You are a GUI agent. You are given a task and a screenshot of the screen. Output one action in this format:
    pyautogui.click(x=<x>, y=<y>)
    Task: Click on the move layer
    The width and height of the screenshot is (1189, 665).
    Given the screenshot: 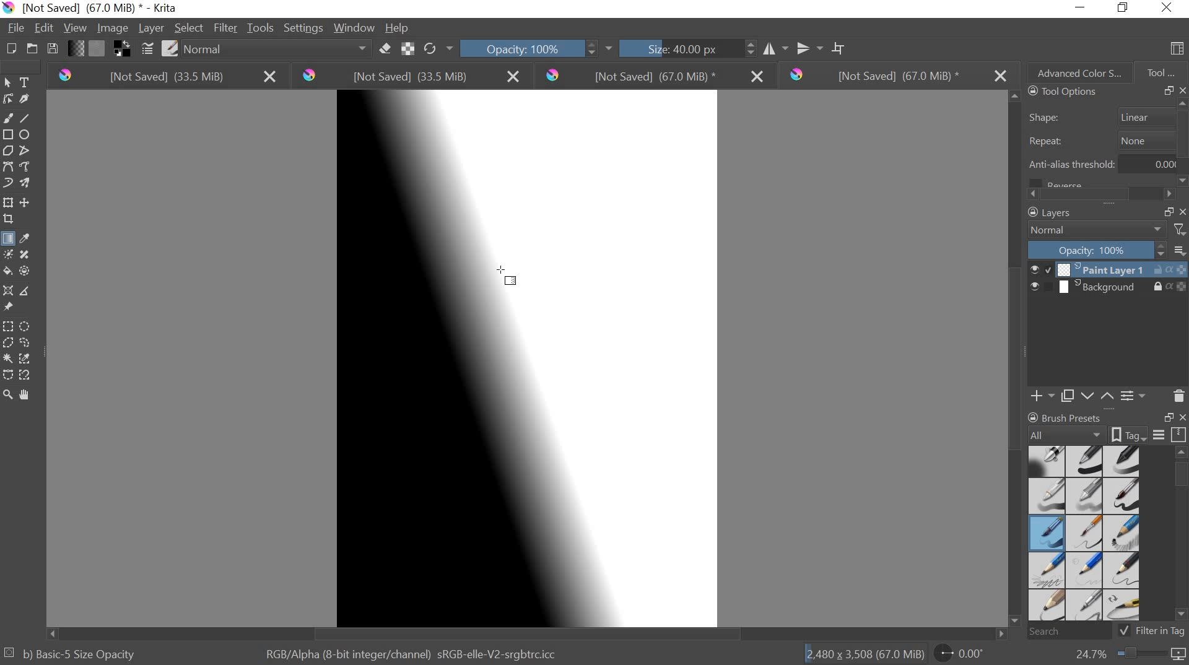 What is the action you would take?
    pyautogui.click(x=27, y=203)
    